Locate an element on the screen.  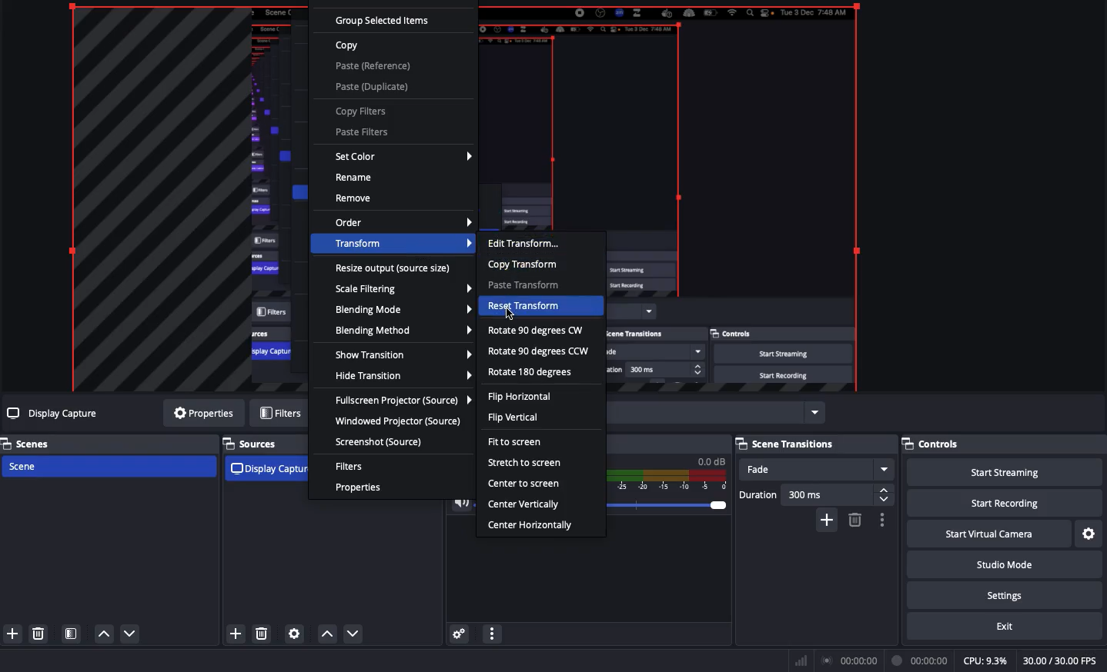
Display capture is located at coordinates (51, 416).